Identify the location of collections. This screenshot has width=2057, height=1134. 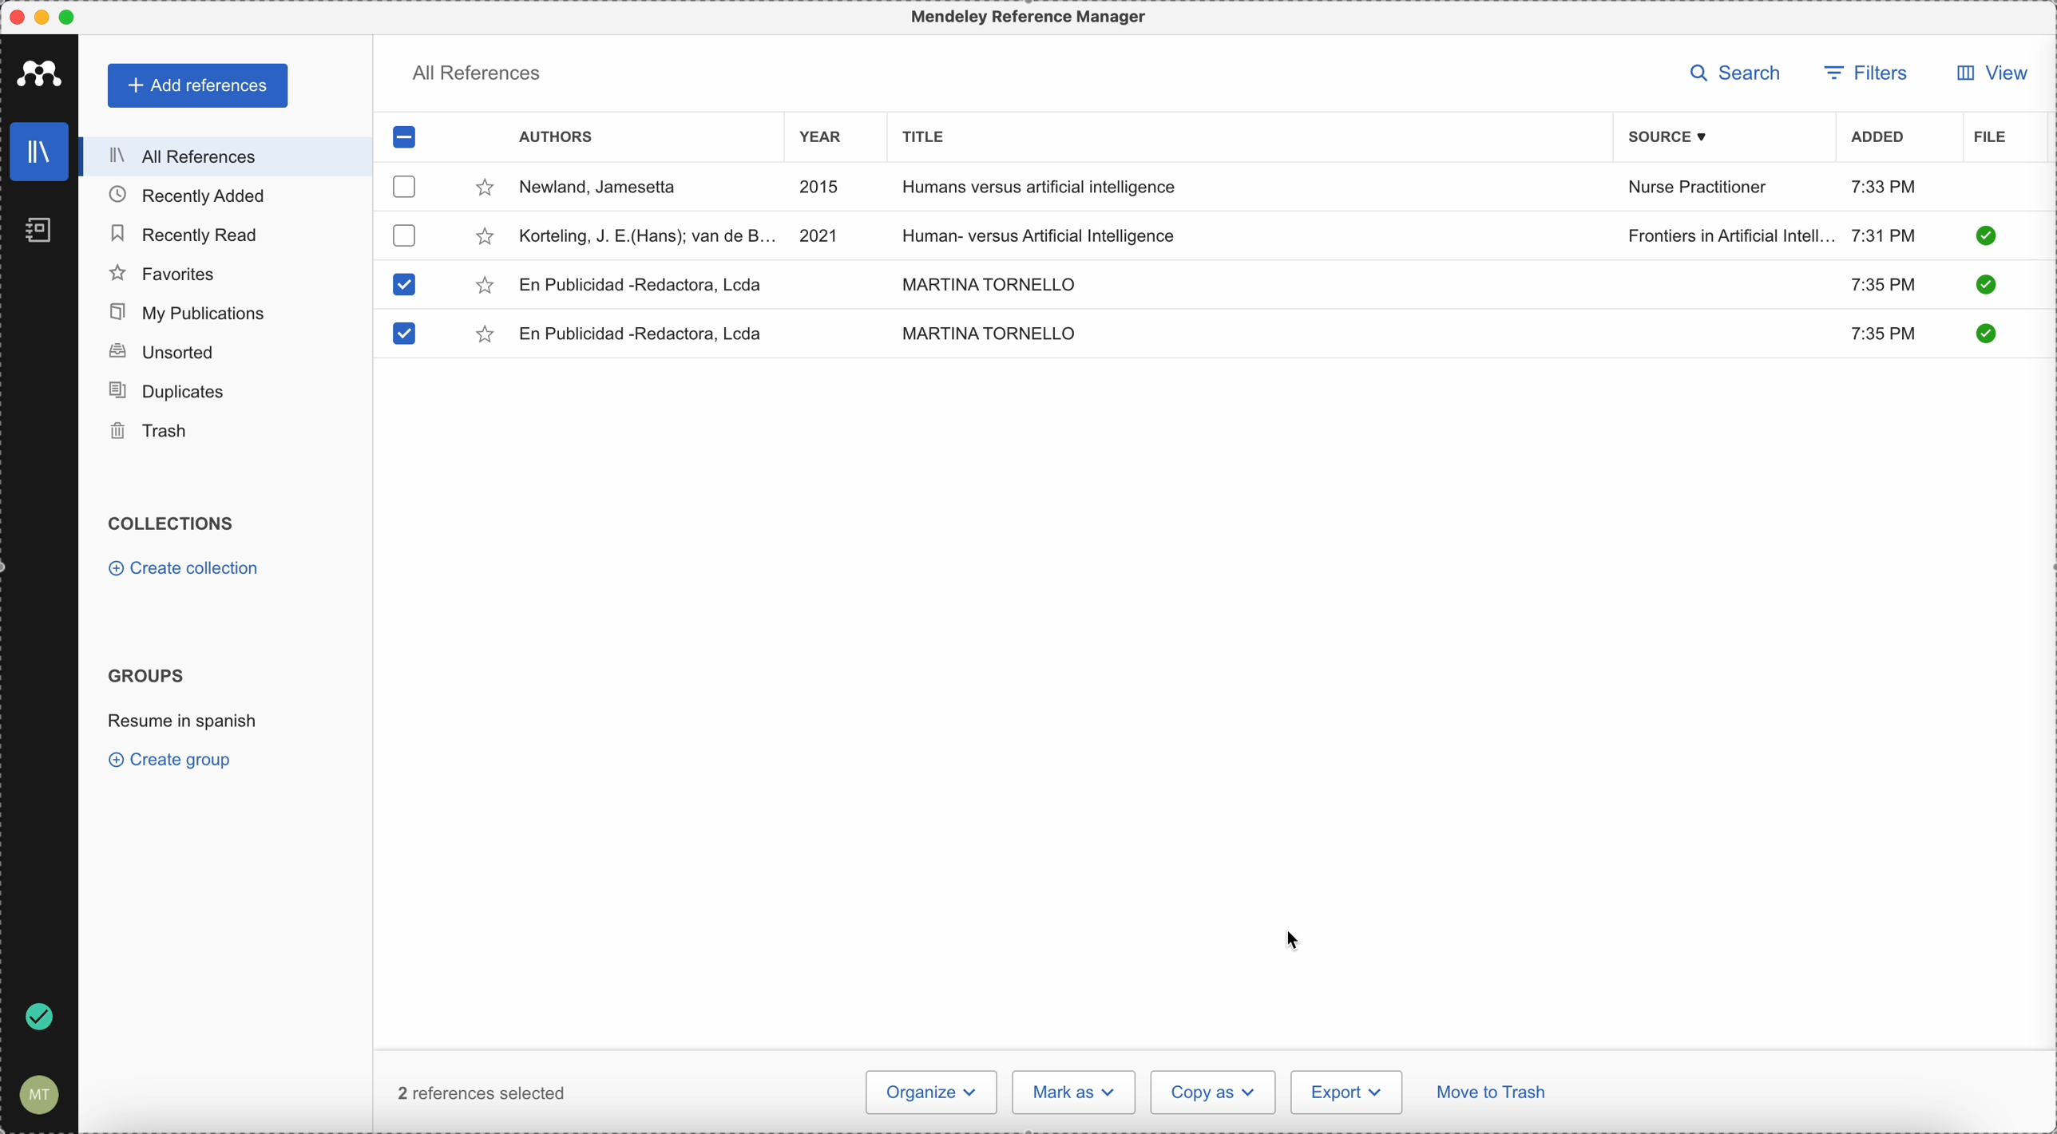
(174, 524).